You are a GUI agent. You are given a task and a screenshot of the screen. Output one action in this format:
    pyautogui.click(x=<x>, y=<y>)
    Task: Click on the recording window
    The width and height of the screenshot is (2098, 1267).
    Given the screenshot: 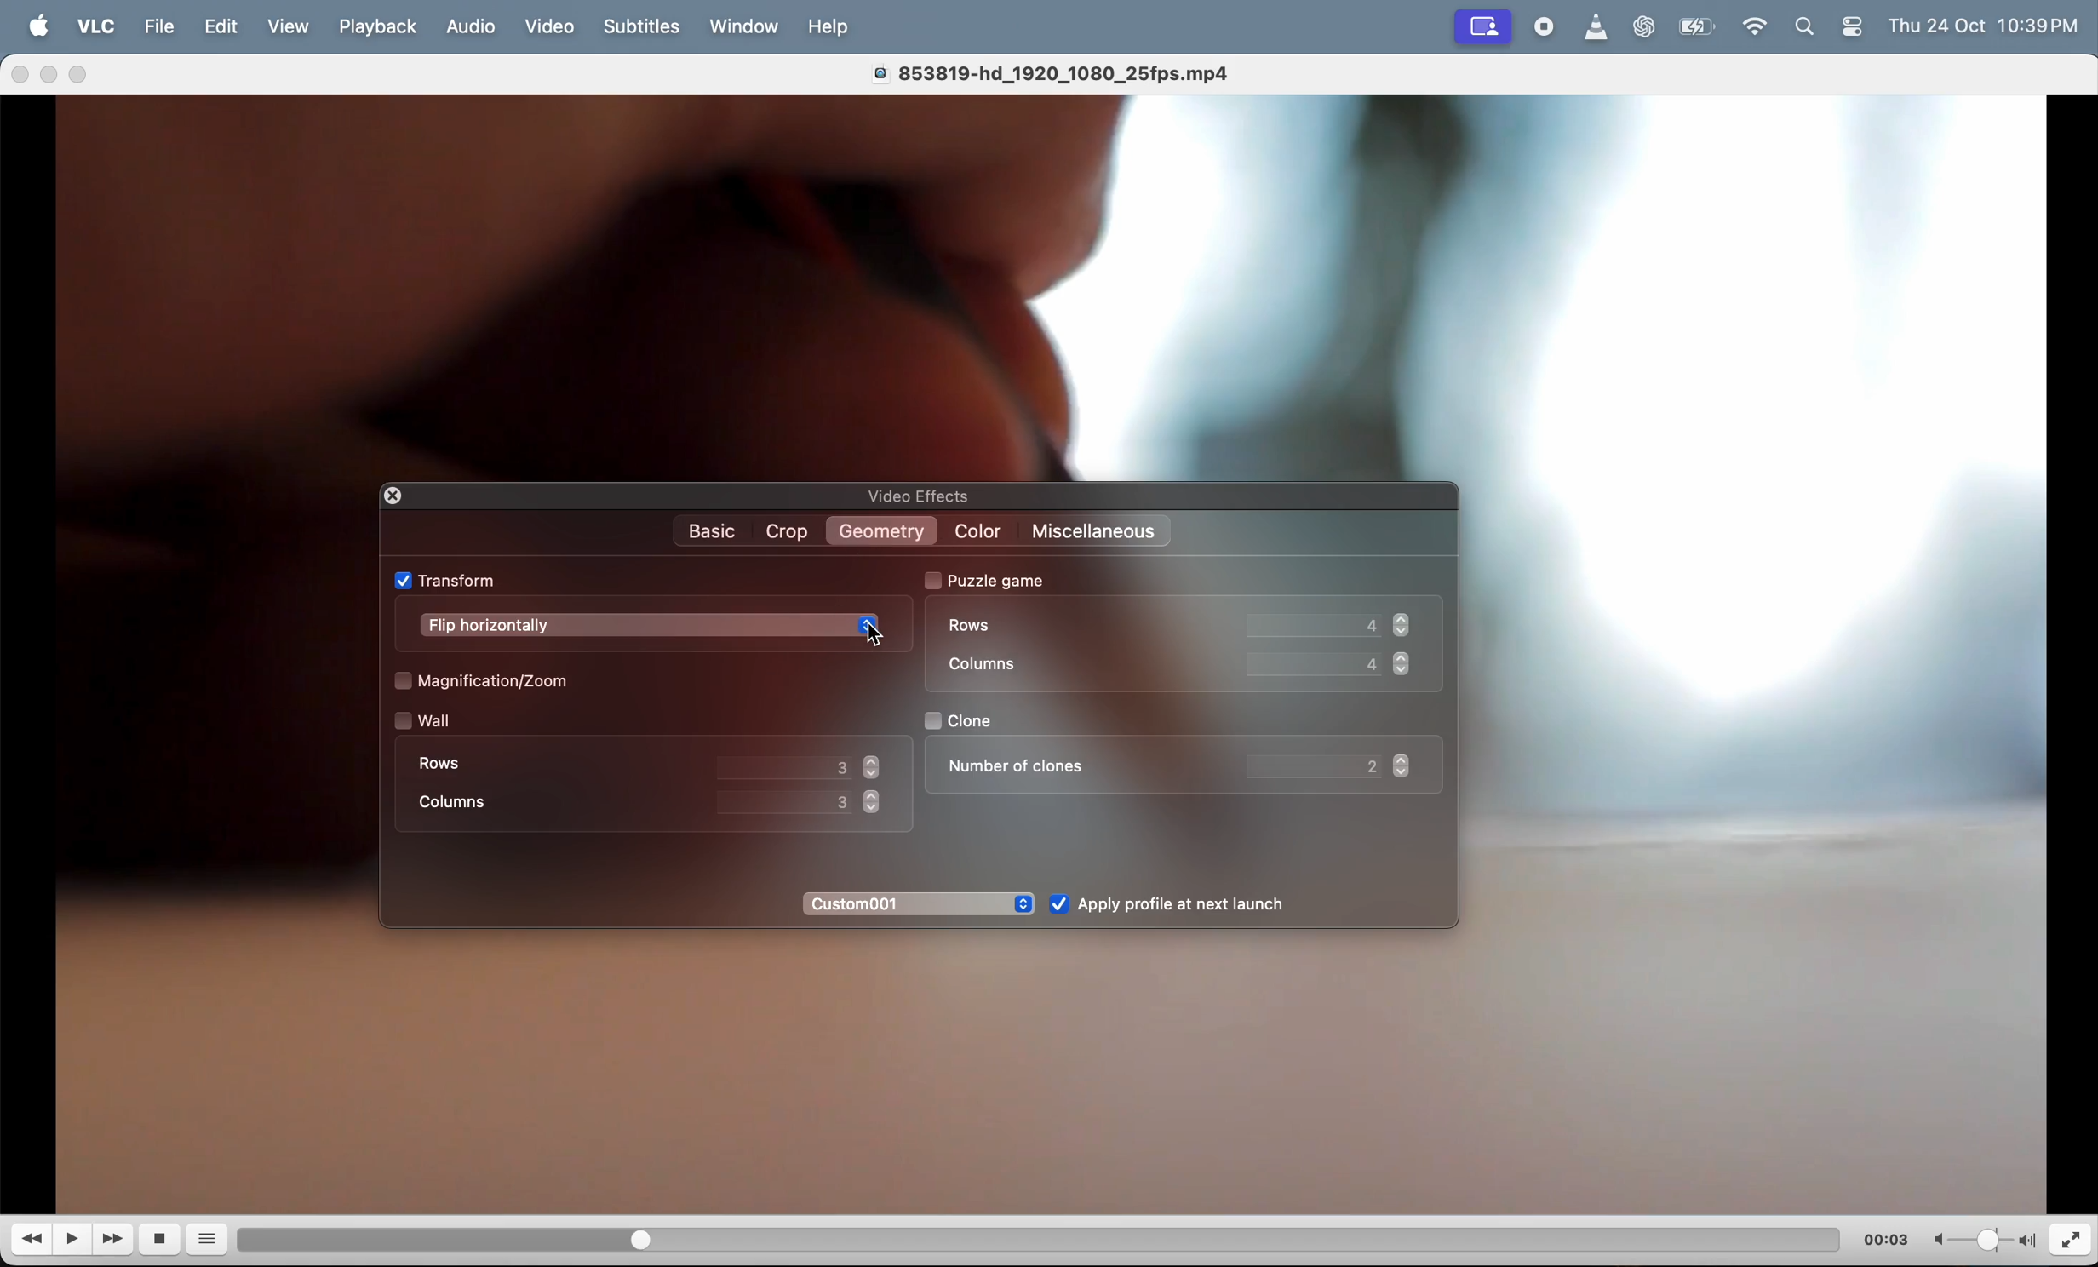 What is the action you would take?
    pyautogui.click(x=1486, y=25)
    